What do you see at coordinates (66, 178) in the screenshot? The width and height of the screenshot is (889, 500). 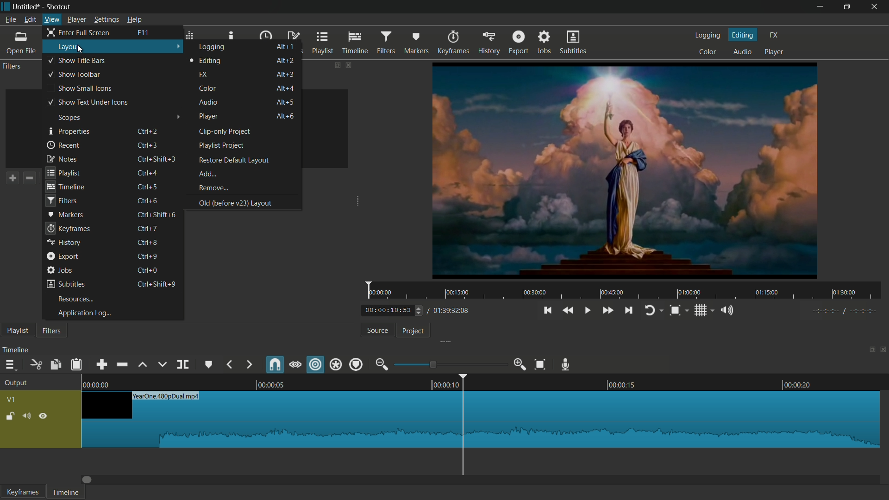 I see `paste filters` at bounding box center [66, 178].